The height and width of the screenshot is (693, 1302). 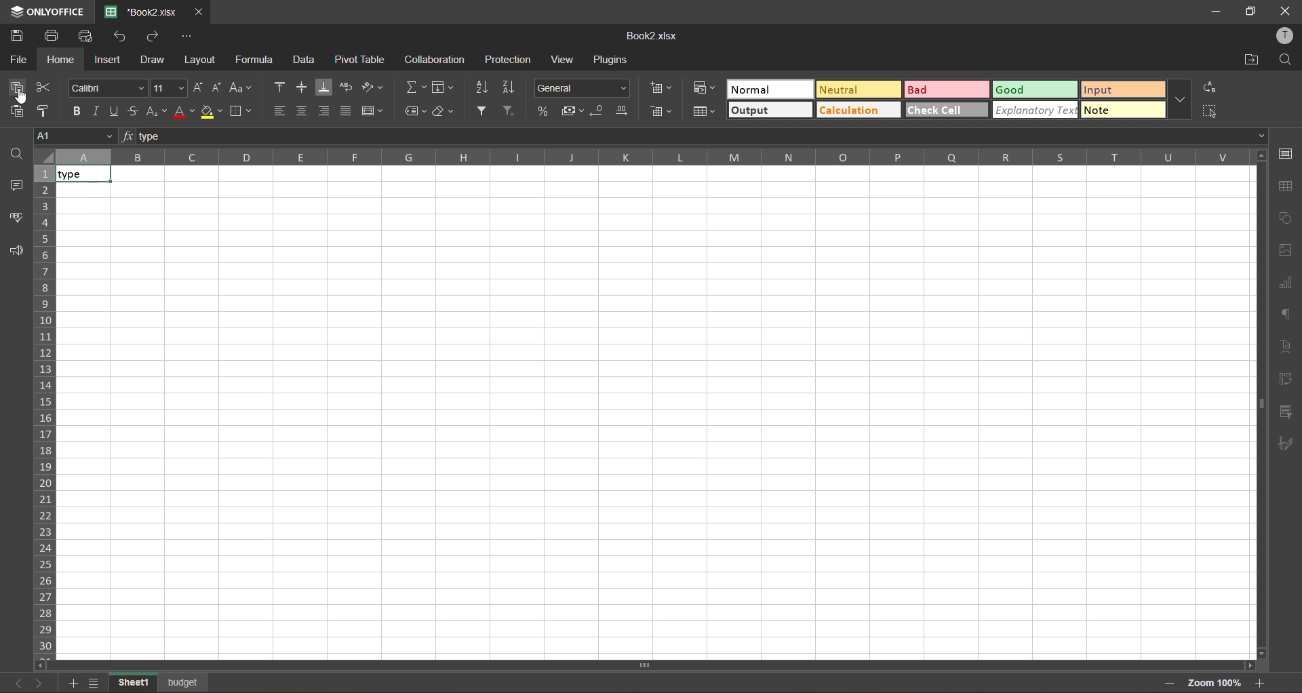 What do you see at coordinates (613, 60) in the screenshot?
I see `plugins` at bounding box center [613, 60].